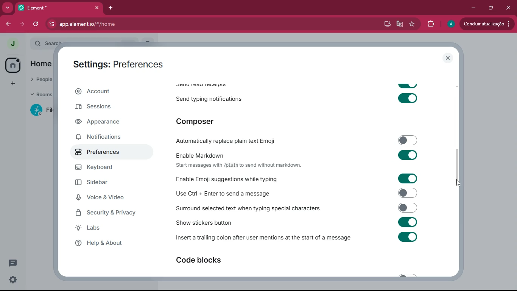  What do you see at coordinates (306, 193) in the screenshot?
I see `enable ctrl enter` at bounding box center [306, 193].